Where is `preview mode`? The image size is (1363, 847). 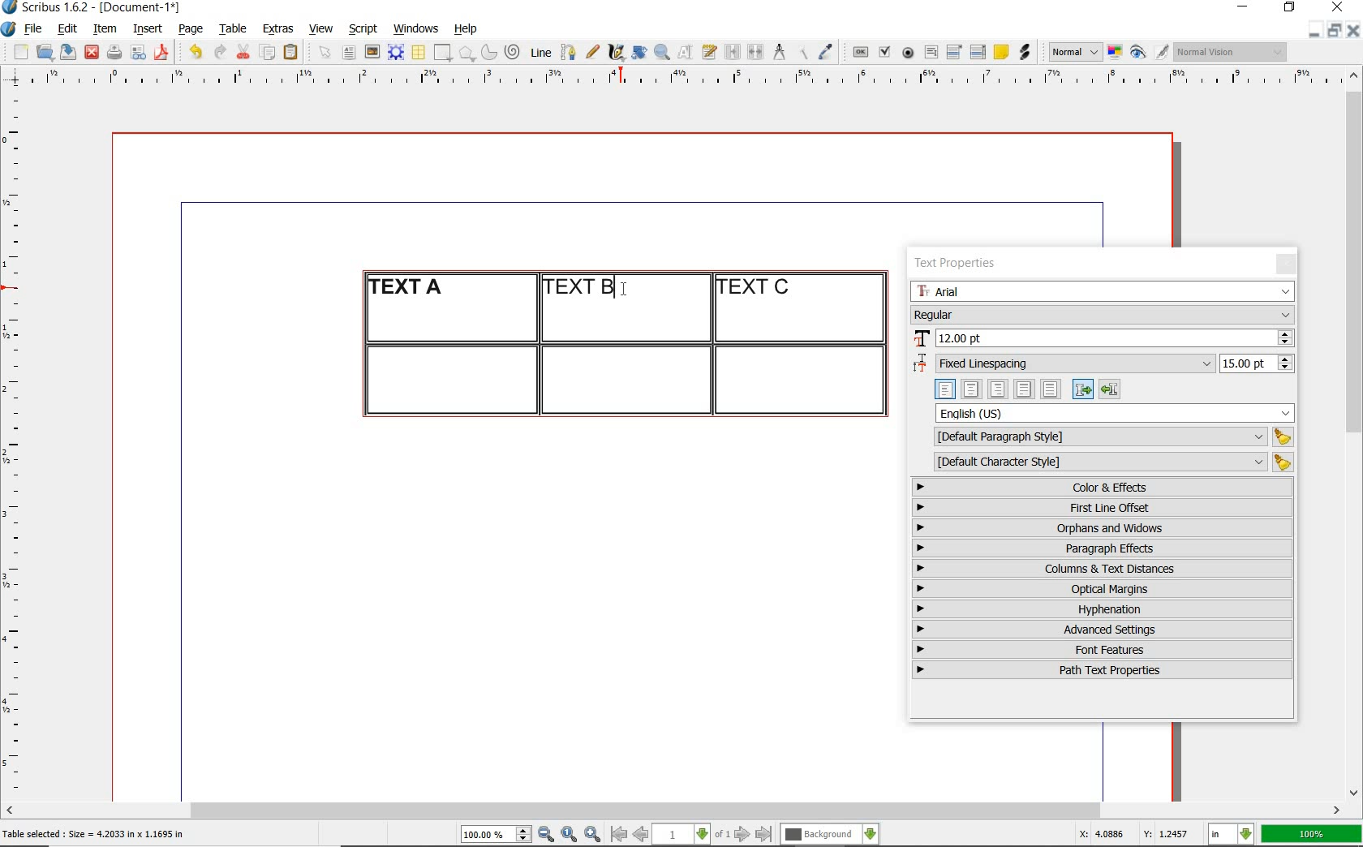
preview mode is located at coordinates (1150, 53).